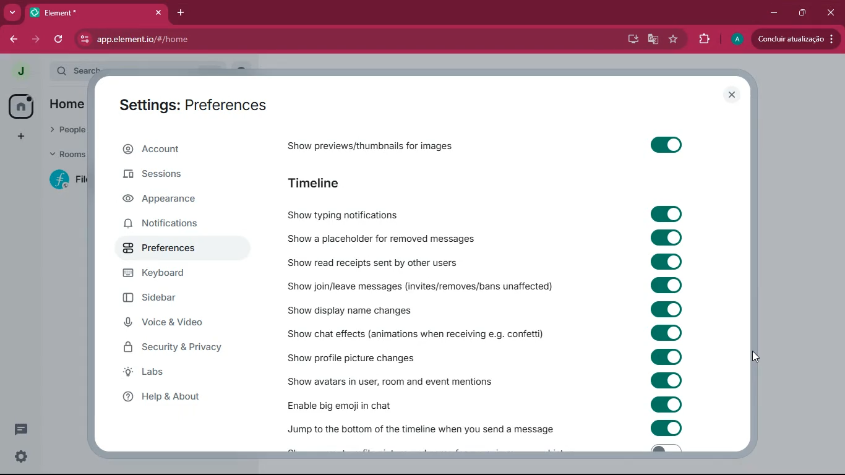 Image resolution: width=845 pixels, height=475 pixels. I want to click on appearance, so click(175, 200).